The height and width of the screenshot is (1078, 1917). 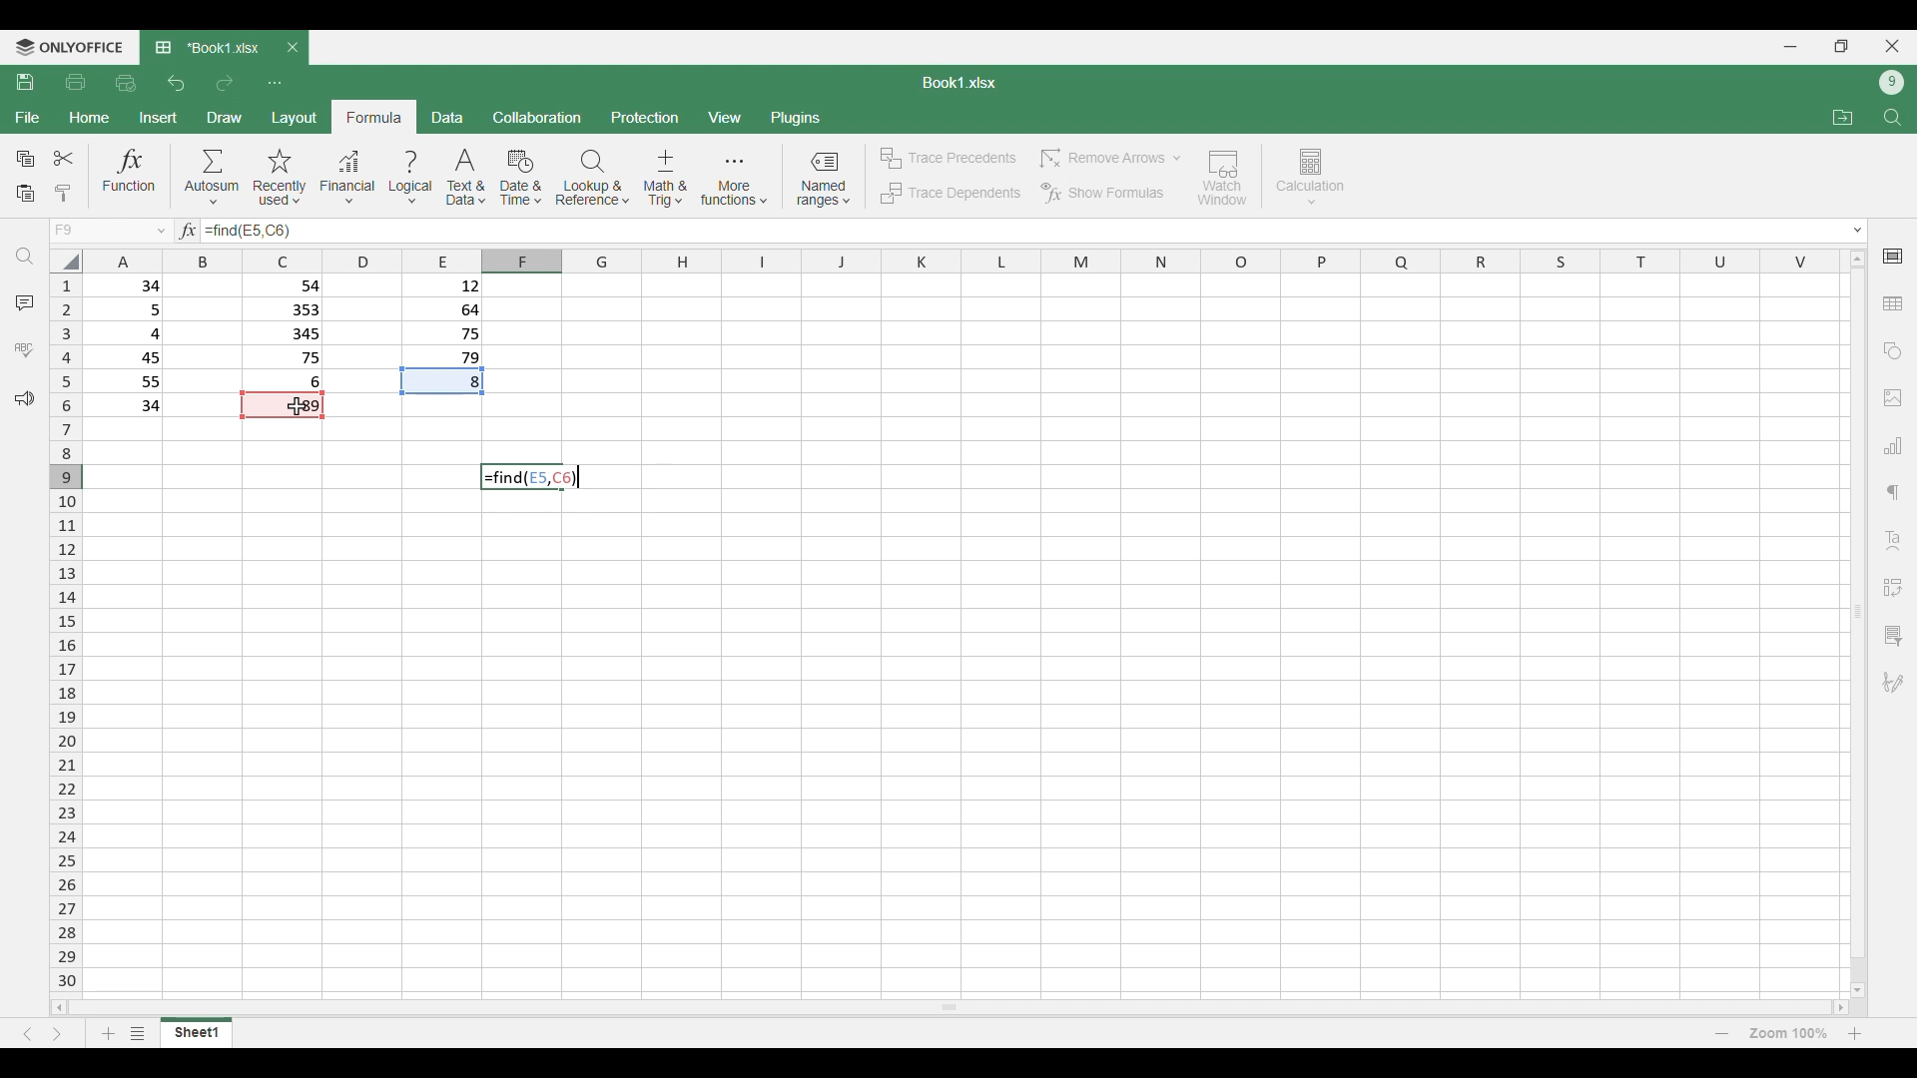 I want to click on Filled cells, so click(x=130, y=345).